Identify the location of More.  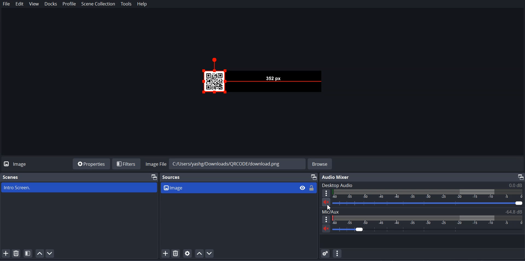
(326, 219).